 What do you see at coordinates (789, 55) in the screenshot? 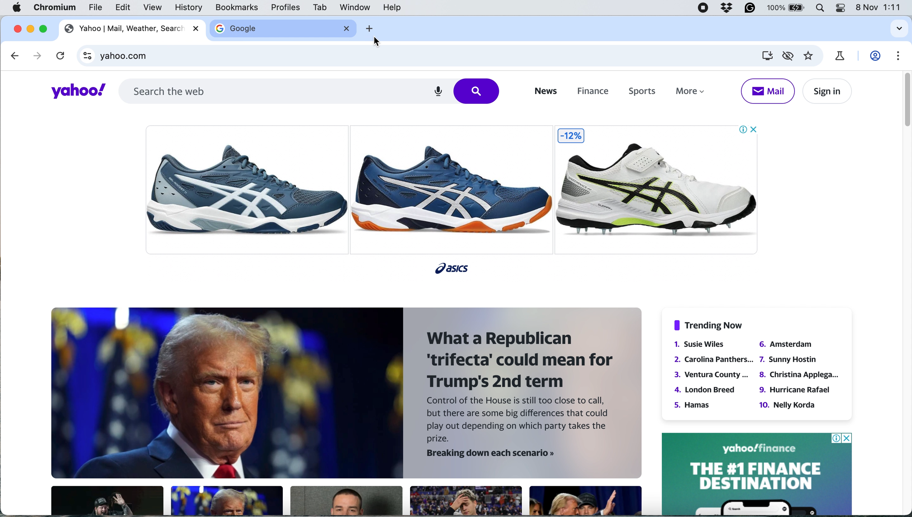
I see `third party cookies limited` at bounding box center [789, 55].